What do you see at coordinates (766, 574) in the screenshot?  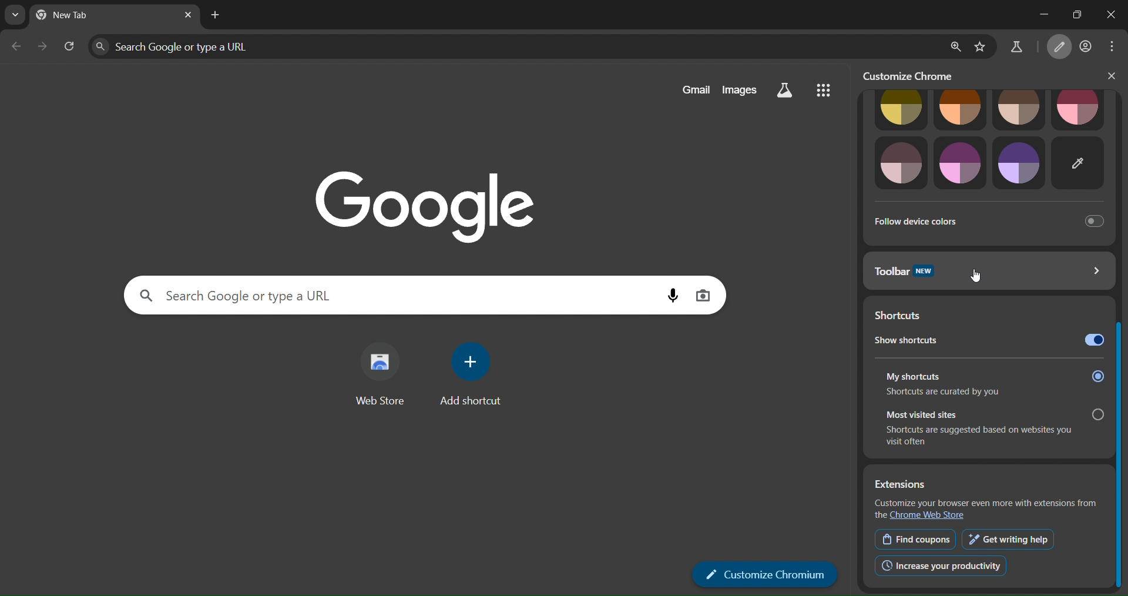 I see `customize chromium` at bounding box center [766, 574].